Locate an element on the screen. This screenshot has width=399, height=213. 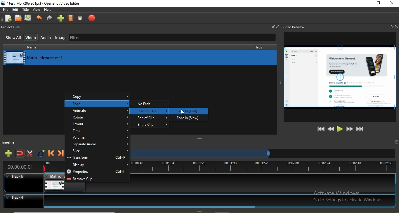
Fast forward is located at coordinates (350, 129).